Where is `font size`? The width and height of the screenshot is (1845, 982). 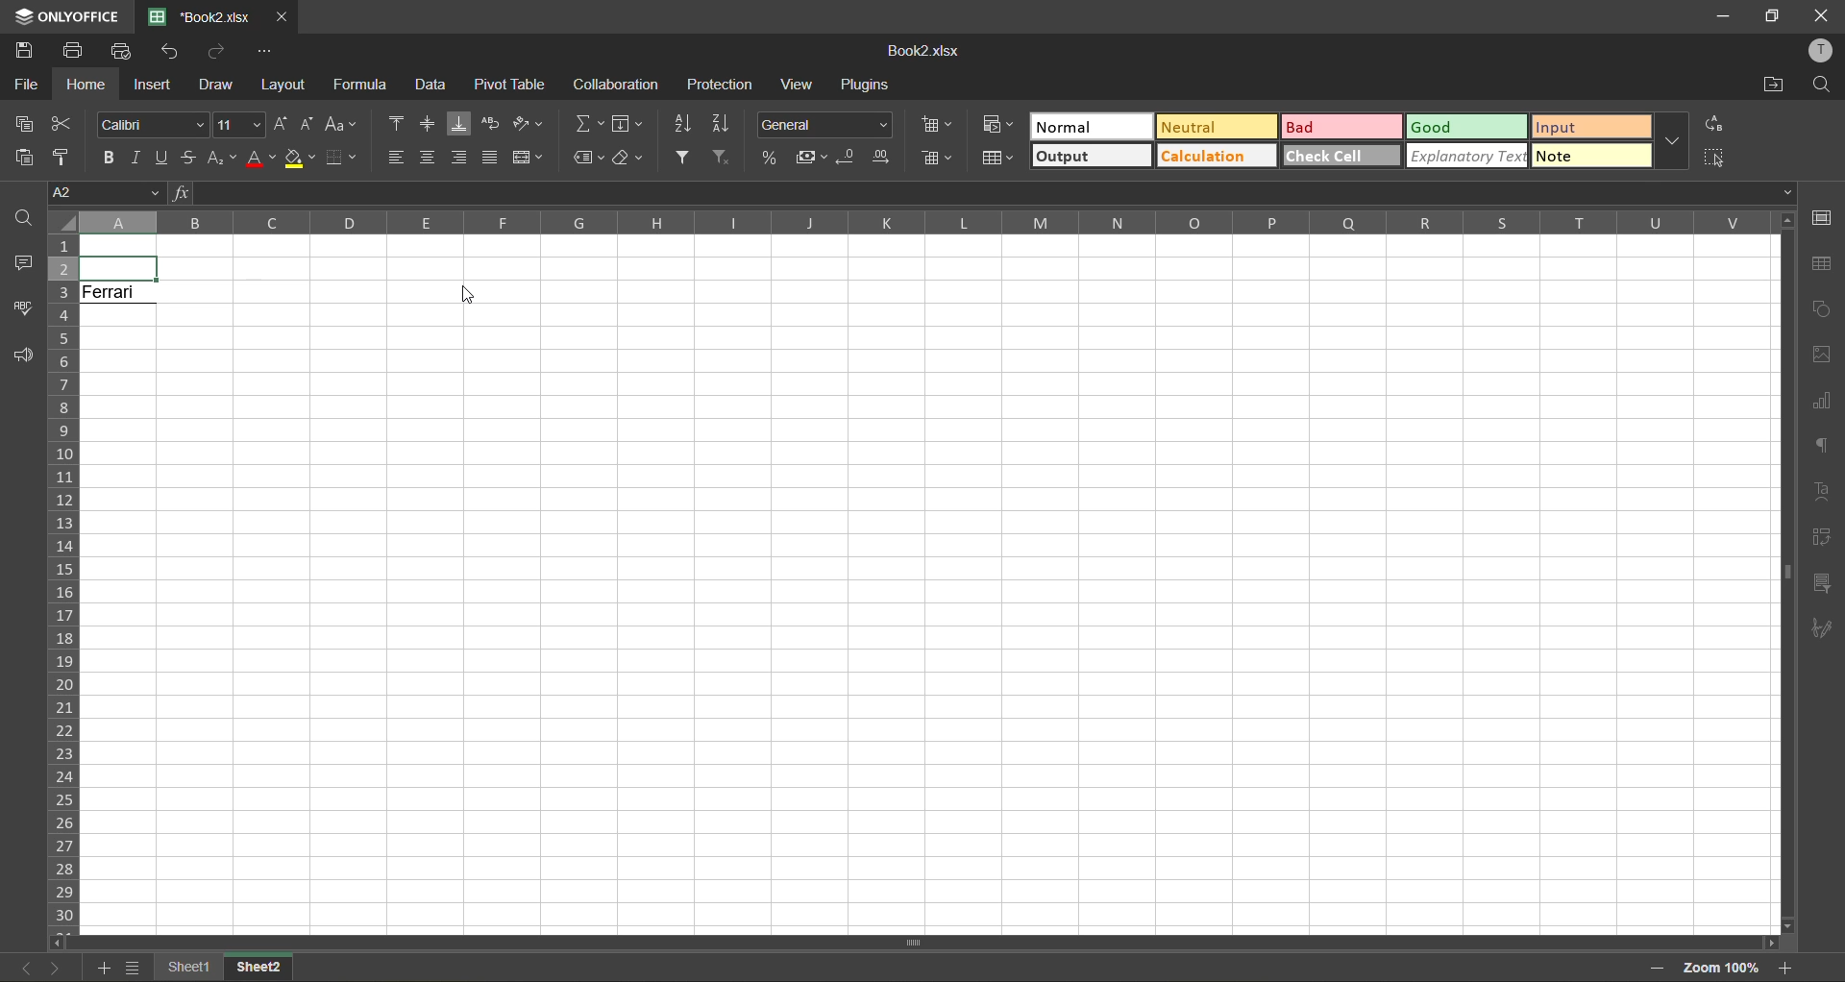
font size is located at coordinates (238, 122).